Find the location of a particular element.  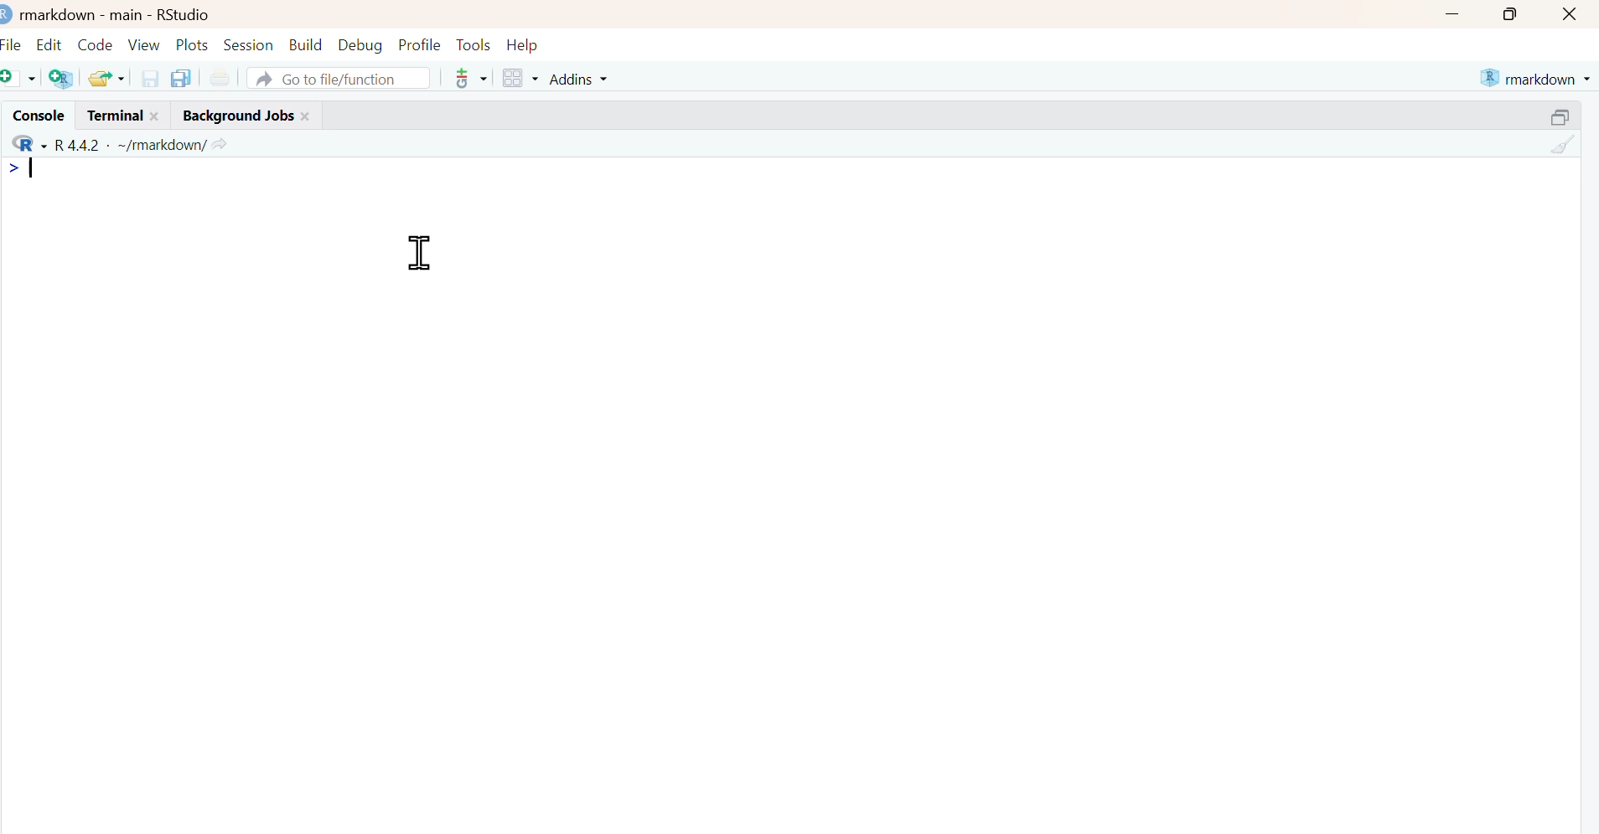

Addins is located at coordinates (582, 79).